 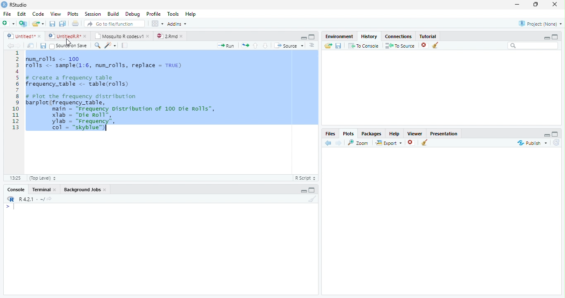 What do you see at coordinates (56, 13) in the screenshot?
I see `View` at bounding box center [56, 13].